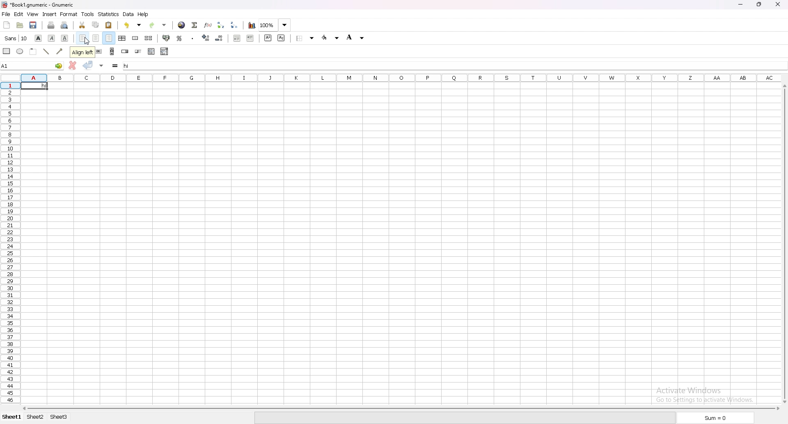 This screenshot has width=788, height=424. I want to click on align left, so click(80, 51).